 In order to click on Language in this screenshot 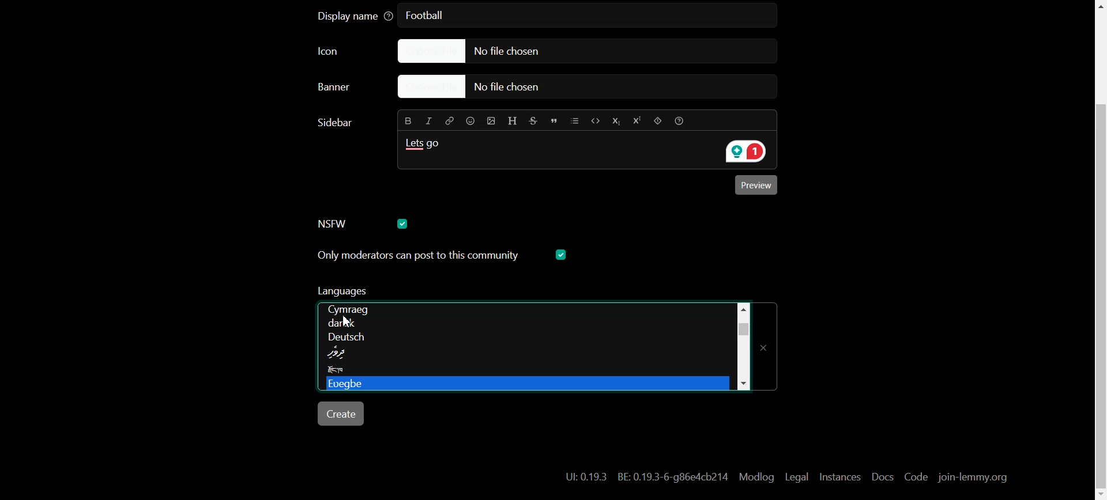, I will do `click(525, 371)`.